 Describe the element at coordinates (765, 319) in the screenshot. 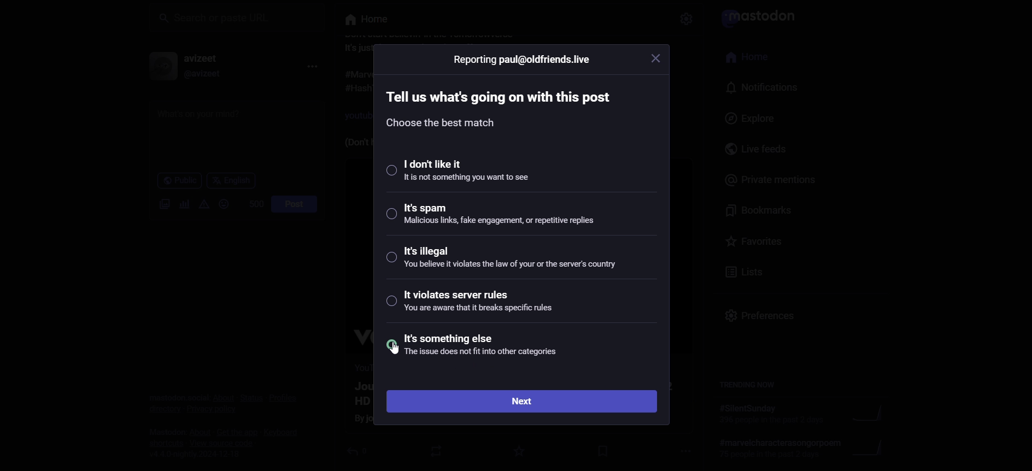

I see `preferences` at that location.